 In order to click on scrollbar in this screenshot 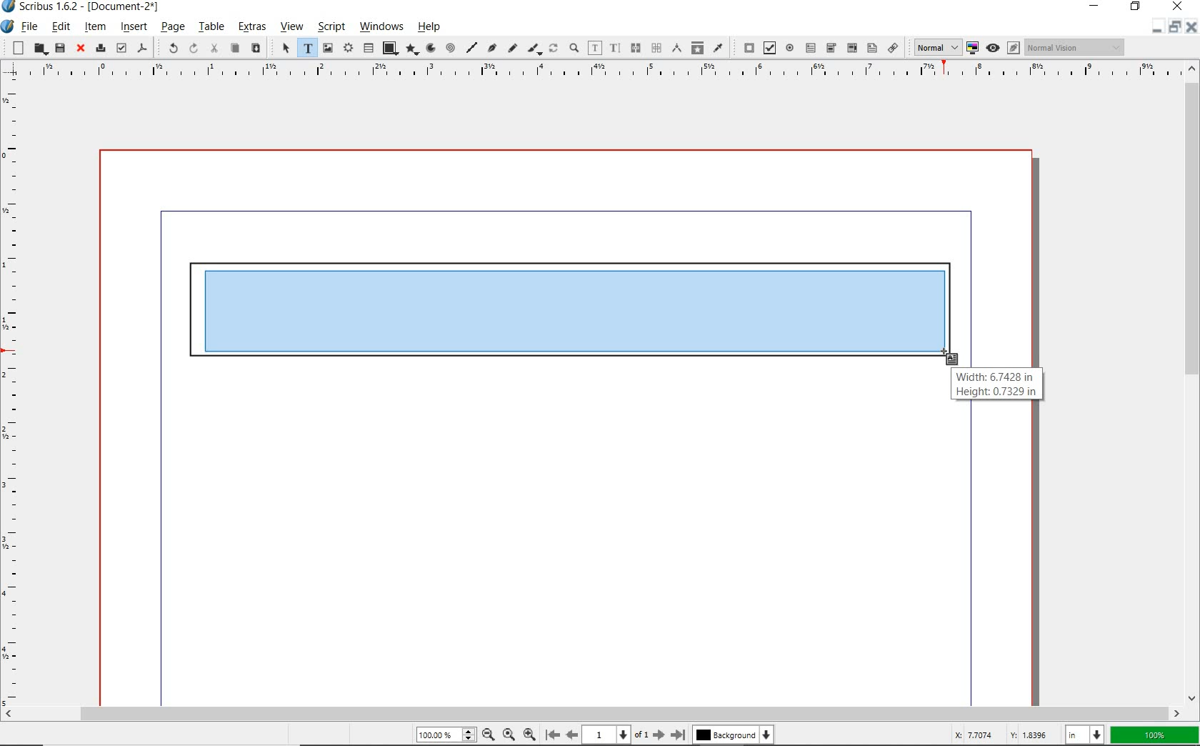, I will do `click(593, 712)`.